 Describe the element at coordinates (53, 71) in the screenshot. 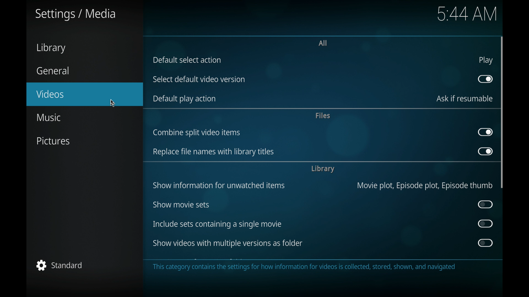

I see `general` at that location.